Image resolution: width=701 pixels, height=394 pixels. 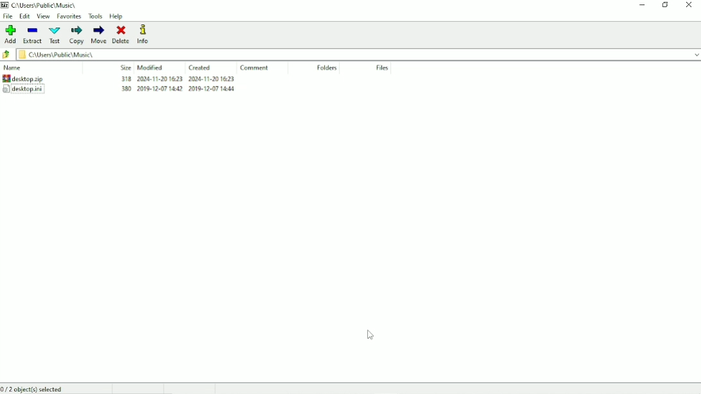 What do you see at coordinates (99, 35) in the screenshot?
I see `Move` at bounding box center [99, 35].